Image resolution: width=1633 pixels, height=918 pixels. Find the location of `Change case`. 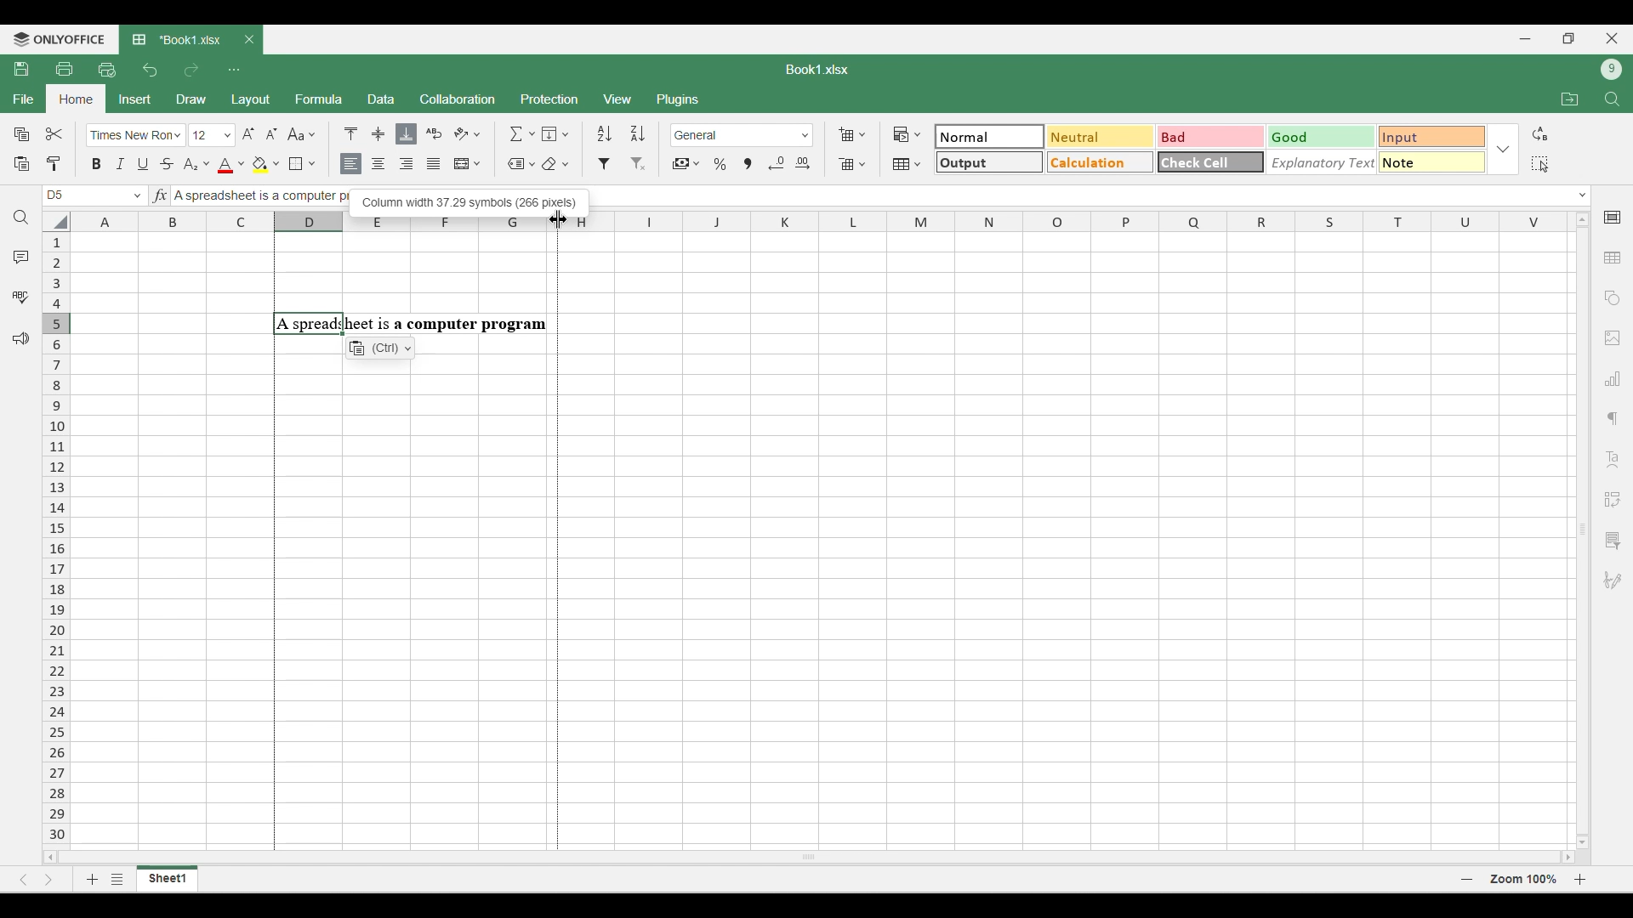

Change case is located at coordinates (301, 133).